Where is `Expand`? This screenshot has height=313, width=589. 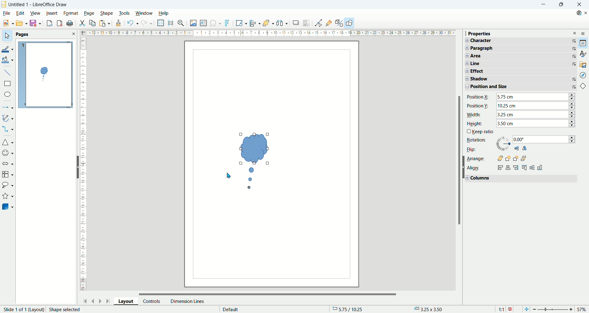
Expand is located at coordinates (466, 63).